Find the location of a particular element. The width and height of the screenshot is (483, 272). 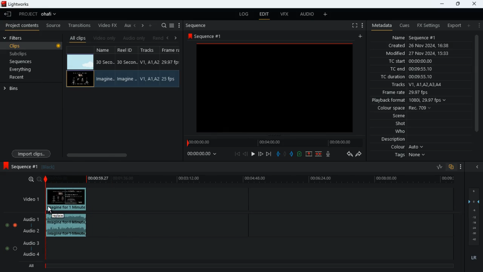

timeline is located at coordinates (272, 143).